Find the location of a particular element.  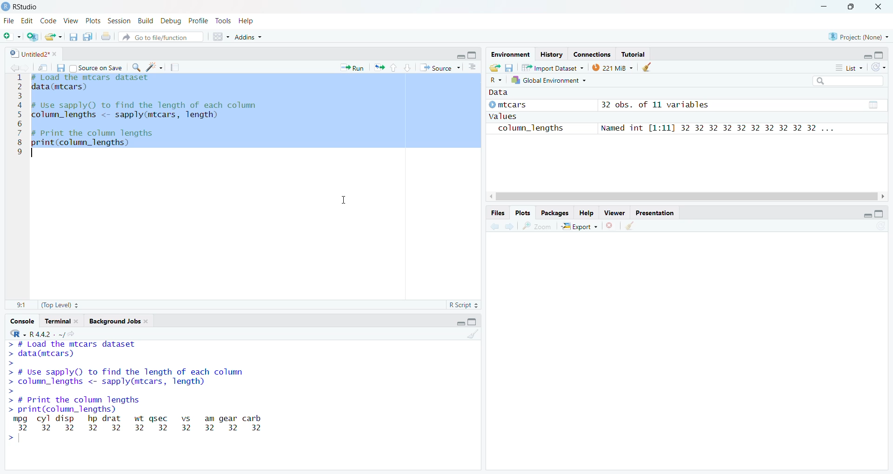

Console is located at coordinates (23, 321).